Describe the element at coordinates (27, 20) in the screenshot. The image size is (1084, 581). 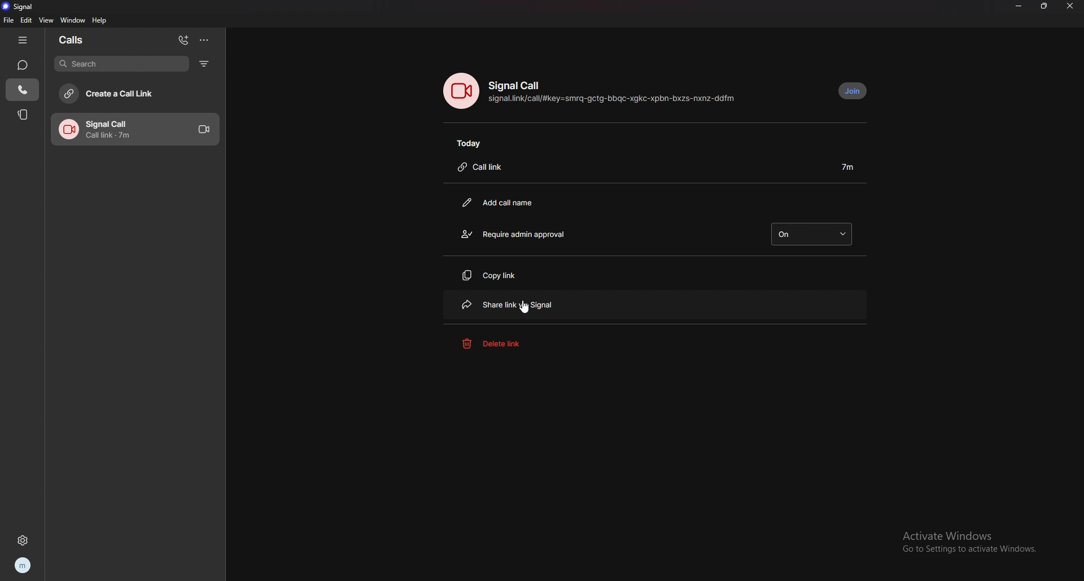
I see `edit` at that location.